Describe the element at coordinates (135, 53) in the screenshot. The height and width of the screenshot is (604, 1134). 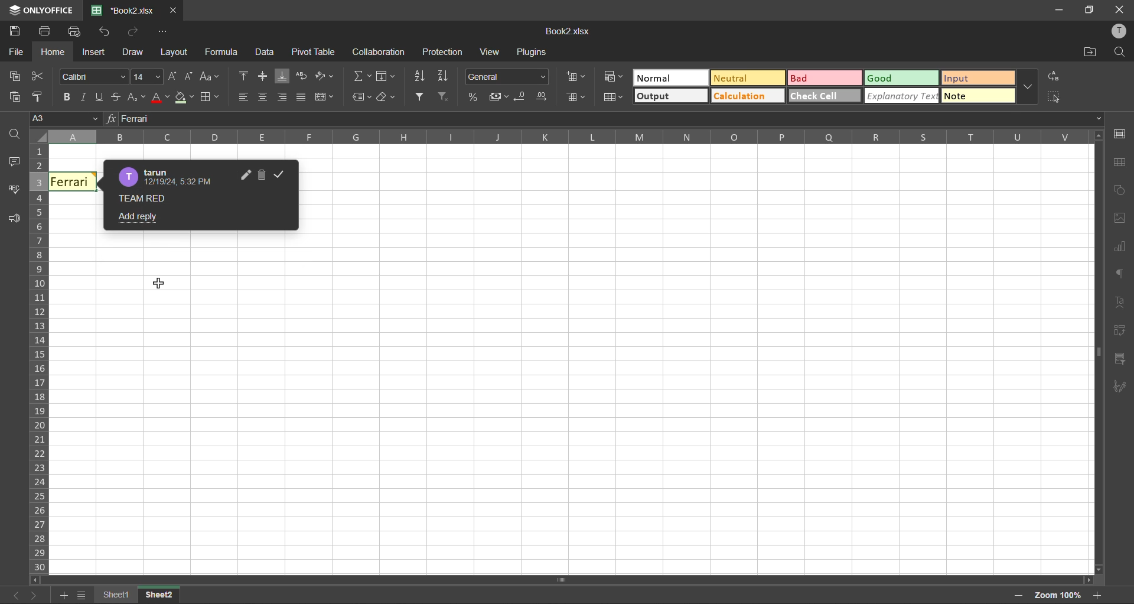
I see `draw` at that location.